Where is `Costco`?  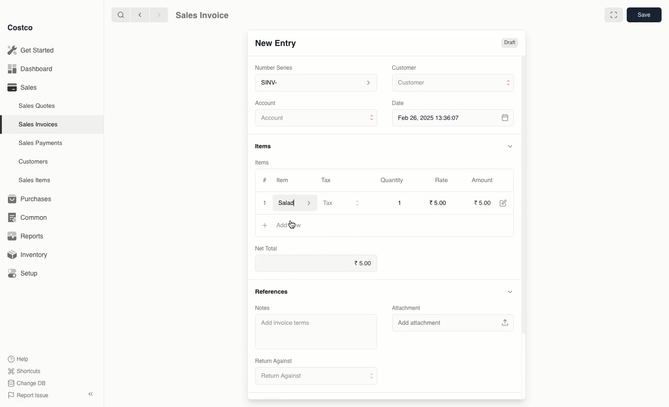 Costco is located at coordinates (23, 28).